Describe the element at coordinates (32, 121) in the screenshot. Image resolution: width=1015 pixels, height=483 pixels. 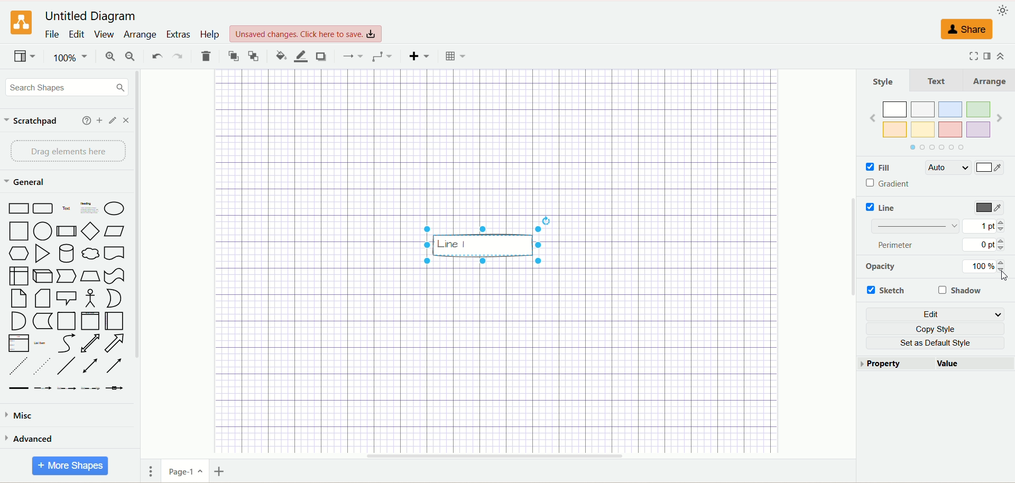
I see `scratchpad` at that location.